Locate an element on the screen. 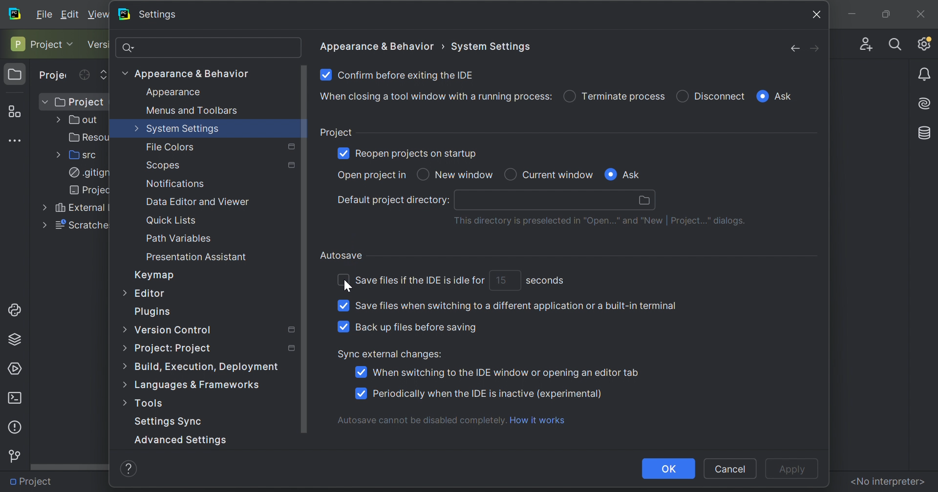 The image size is (938, 492). Build, execution, deployment is located at coordinates (213, 366).